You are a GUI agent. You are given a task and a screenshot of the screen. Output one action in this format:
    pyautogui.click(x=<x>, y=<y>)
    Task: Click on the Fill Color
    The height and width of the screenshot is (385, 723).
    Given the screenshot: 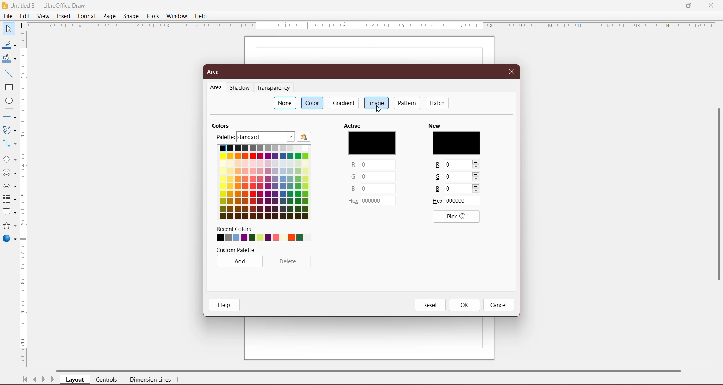 What is the action you would take?
    pyautogui.click(x=8, y=59)
    